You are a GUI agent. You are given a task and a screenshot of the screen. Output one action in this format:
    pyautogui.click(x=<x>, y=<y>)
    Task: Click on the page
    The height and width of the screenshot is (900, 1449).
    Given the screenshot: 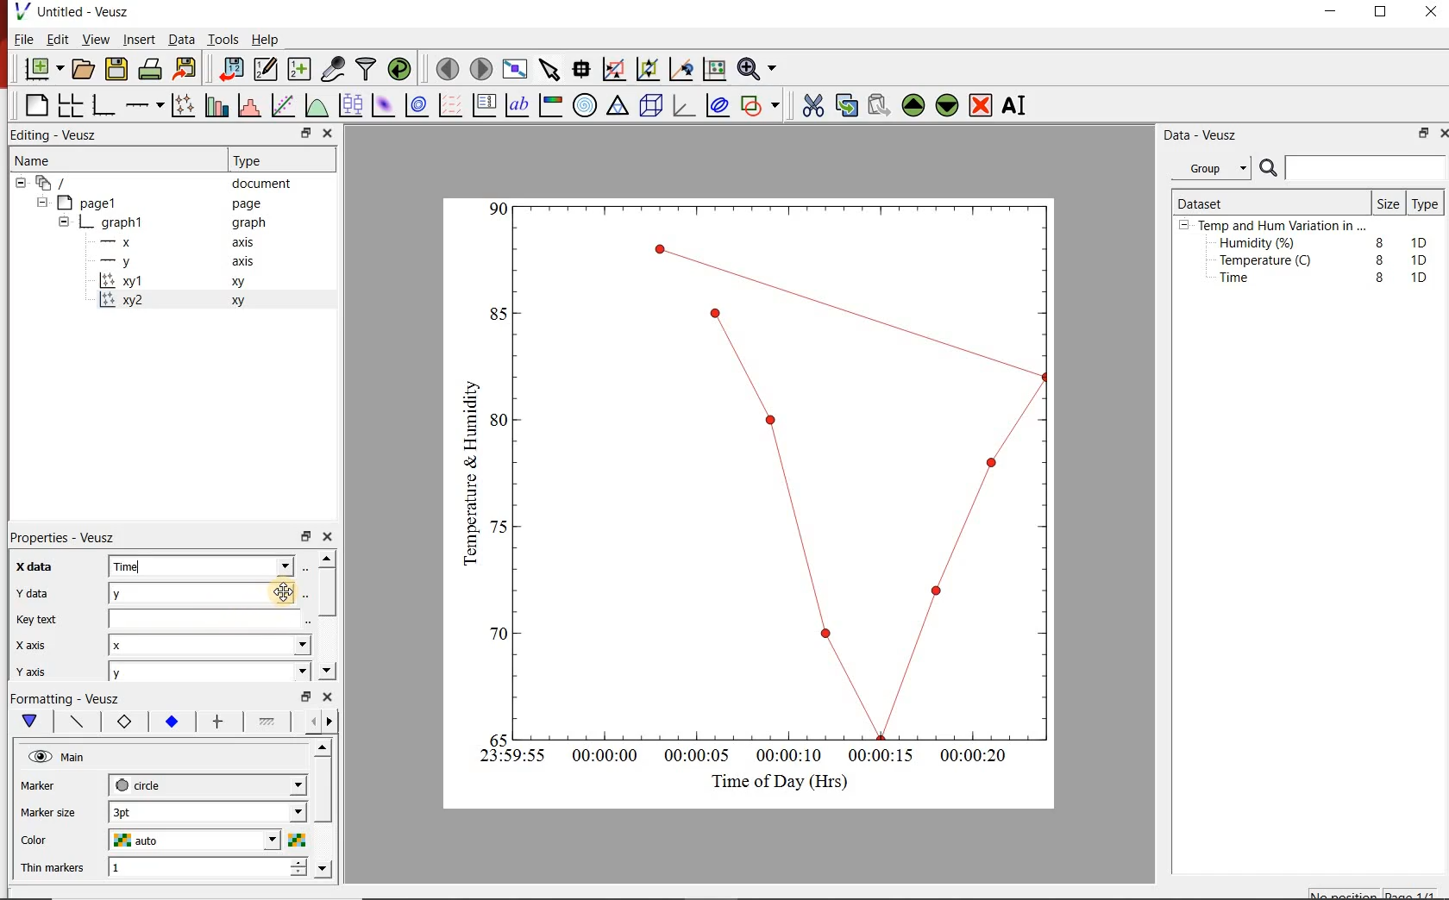 What is the action you would take?
    pyautogui.click(x=250, y=204)
    